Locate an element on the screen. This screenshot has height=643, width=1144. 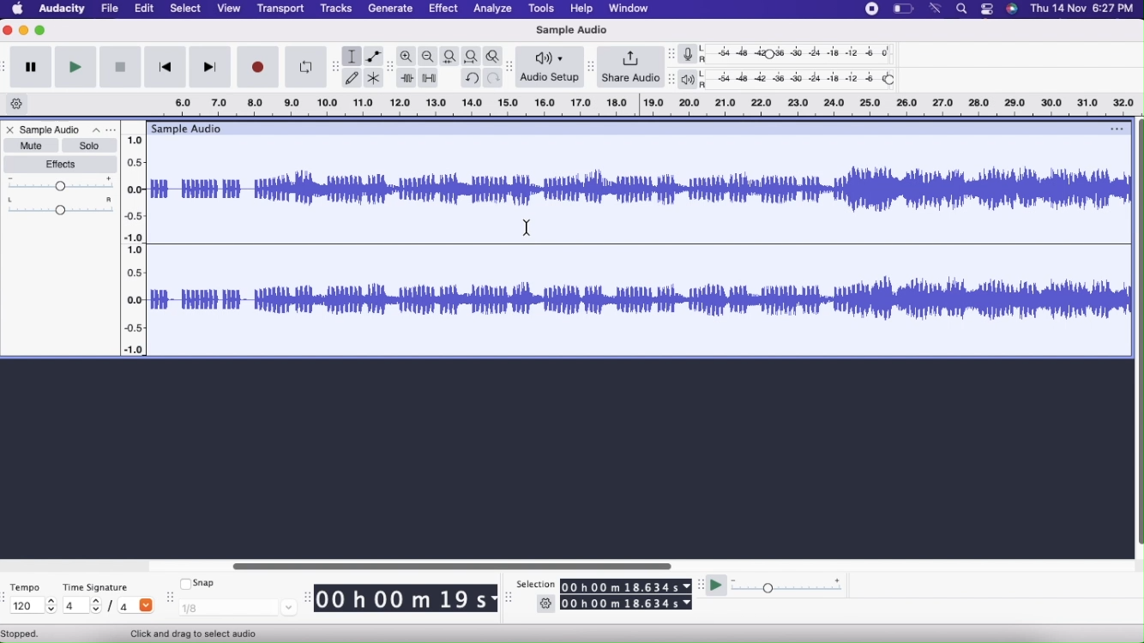
Slider is located at coordinates (457, 563).